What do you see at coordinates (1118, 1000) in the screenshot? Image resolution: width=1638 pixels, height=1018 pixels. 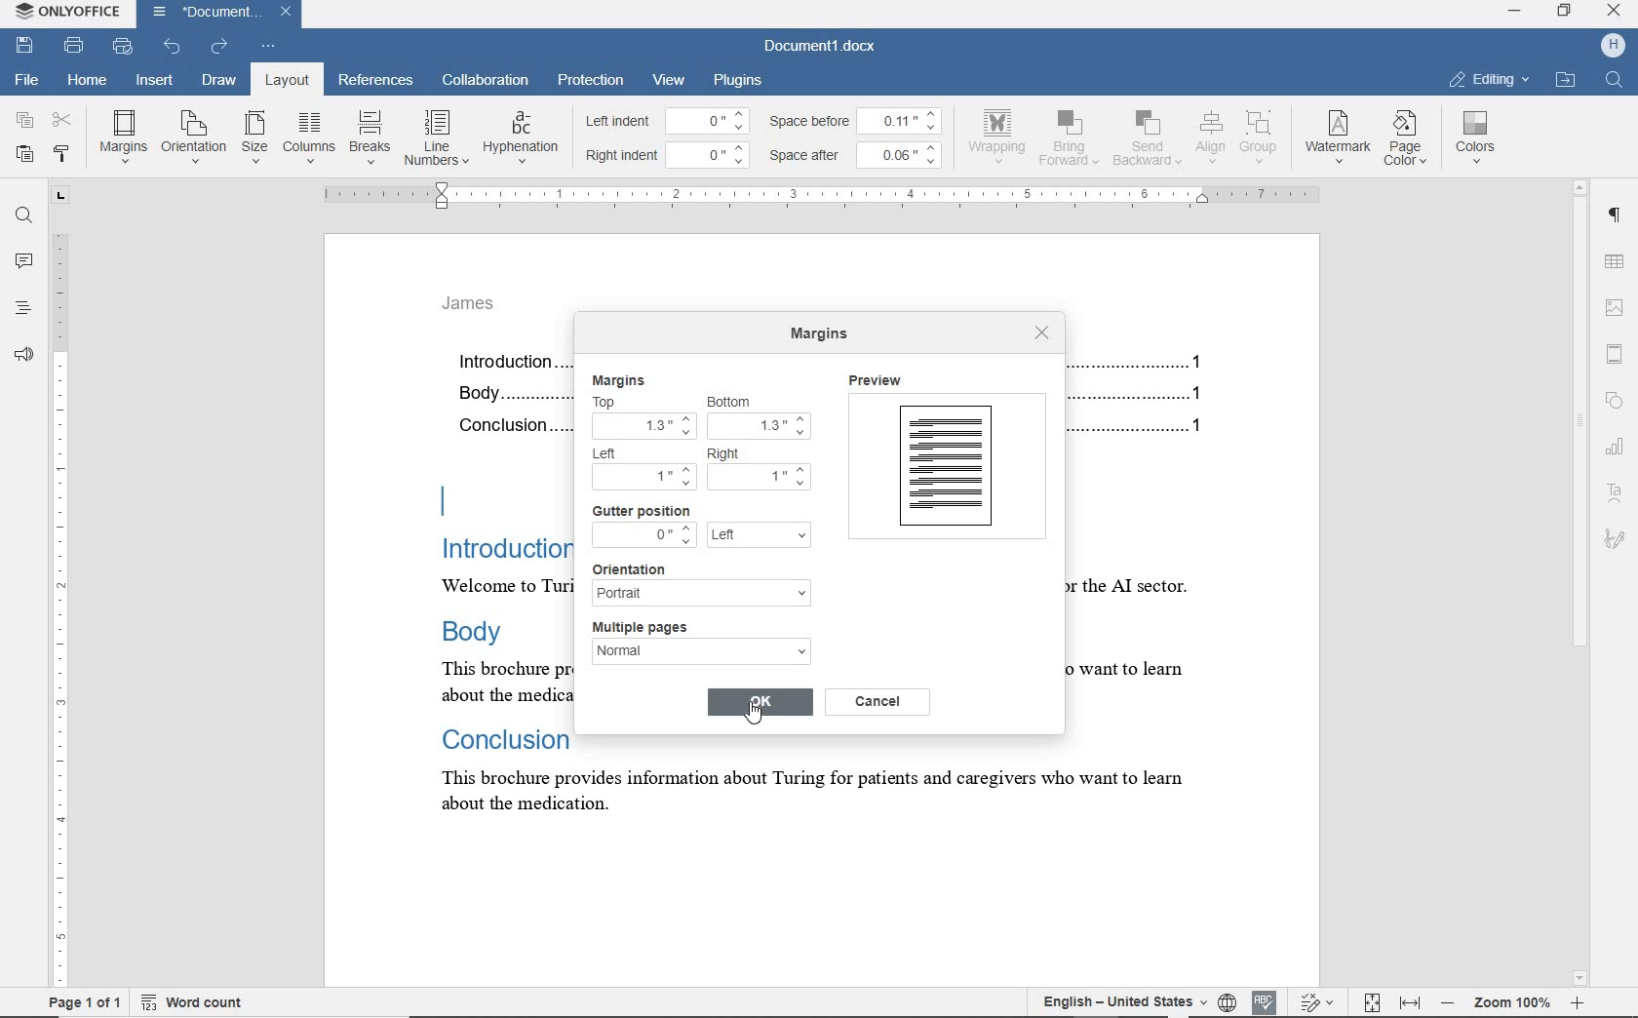 I see `text language` at bounding box center [1118, 1000].